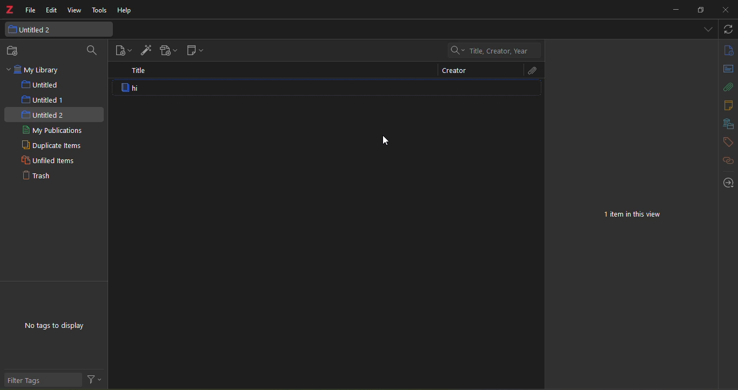 This screenshot has width=738, height=390. What do you see at coordinates (51, 146) in the screenshot?
I see `duplicate items` at bounding box center [51, 146].